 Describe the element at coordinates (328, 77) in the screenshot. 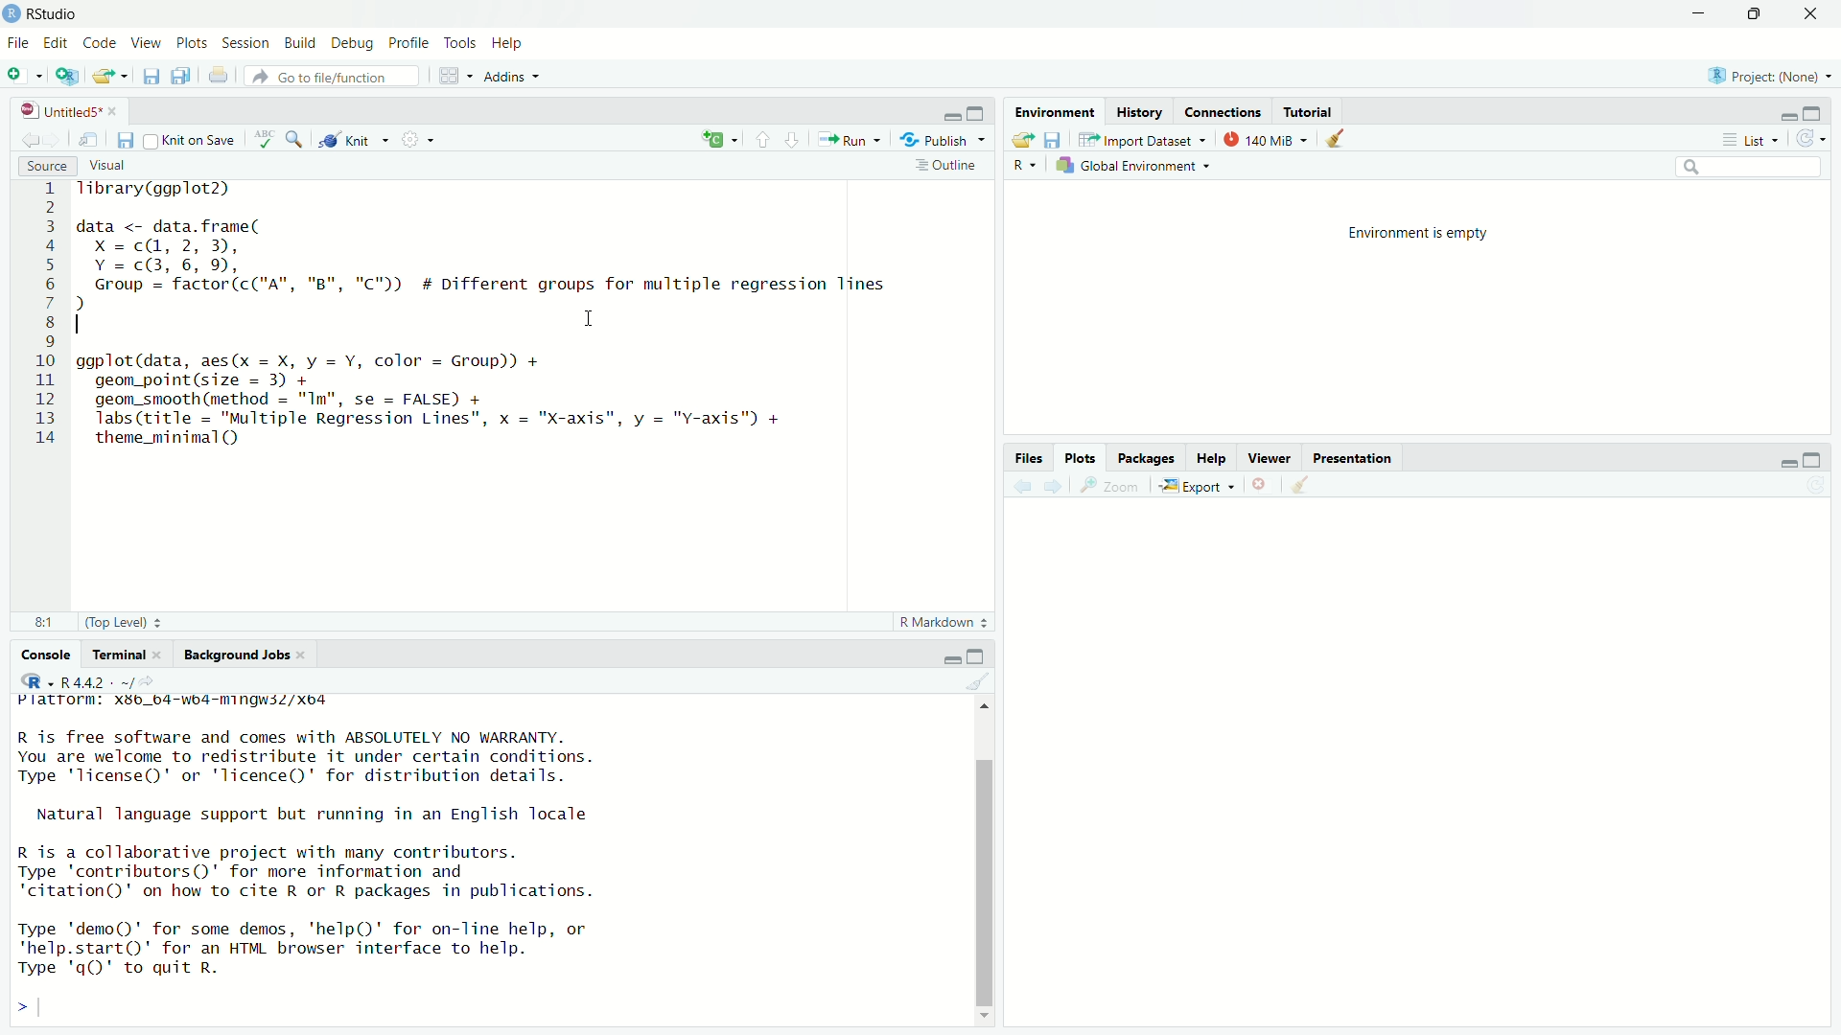

I see `‘Go to file/function` at that location.